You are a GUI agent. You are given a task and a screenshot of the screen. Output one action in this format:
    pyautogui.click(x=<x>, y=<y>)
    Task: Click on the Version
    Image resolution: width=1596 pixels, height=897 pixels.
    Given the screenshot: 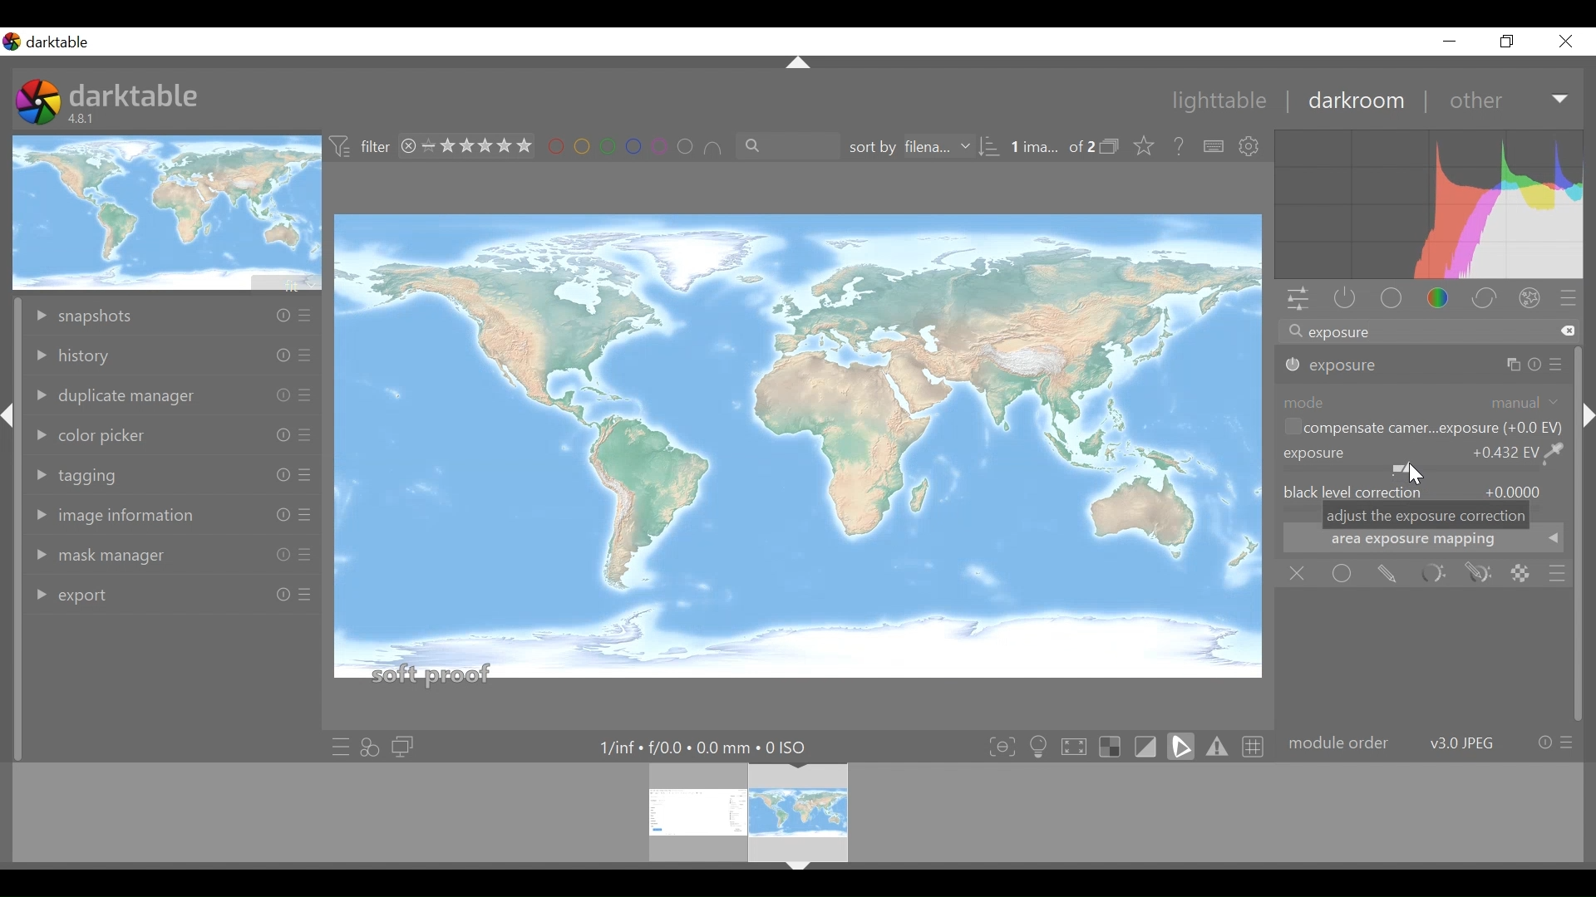 What is the action you would take?
    pyautogui.click(x=85, y=119)
    